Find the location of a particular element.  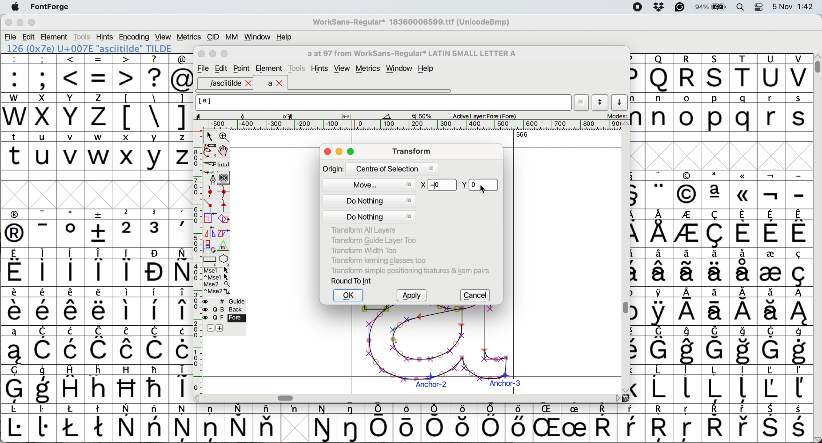

current word list is located at coordinates (582, 104).